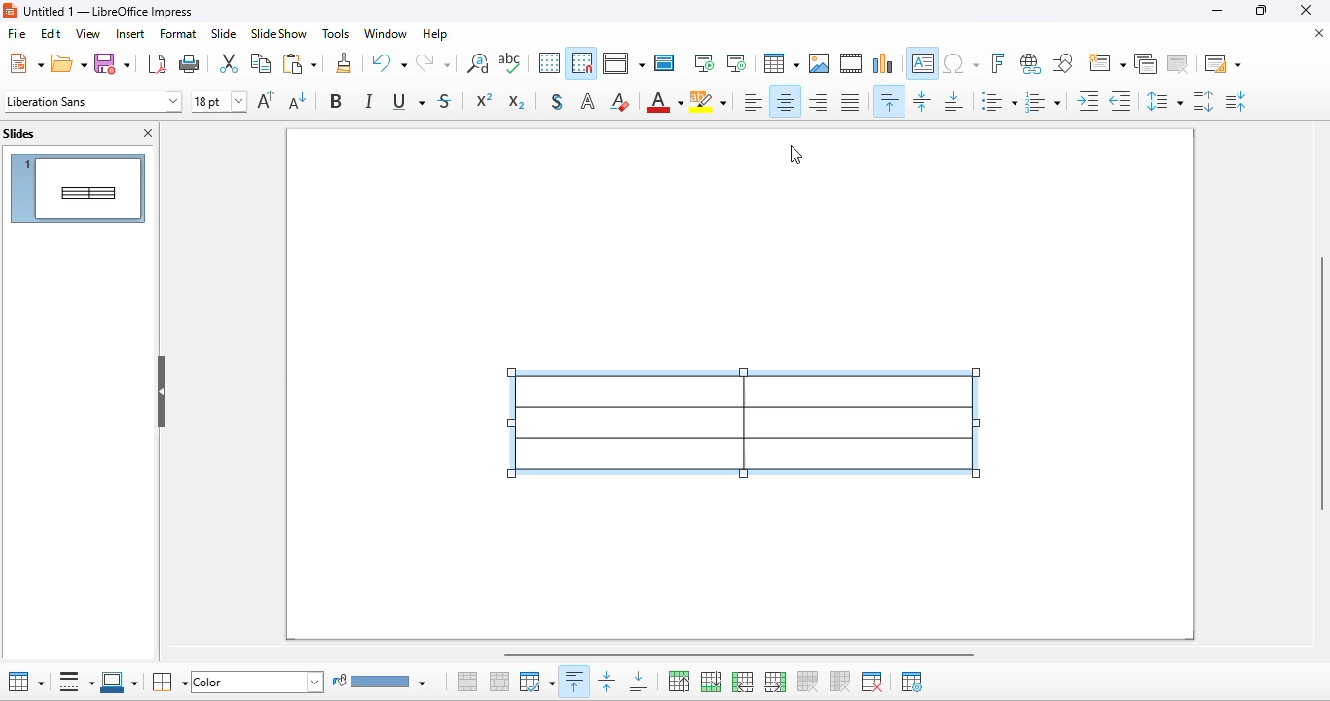  What do you see at coordinates (477, 62) in the screenshot?
I see `find and replace` at bounding box center [477, 62].